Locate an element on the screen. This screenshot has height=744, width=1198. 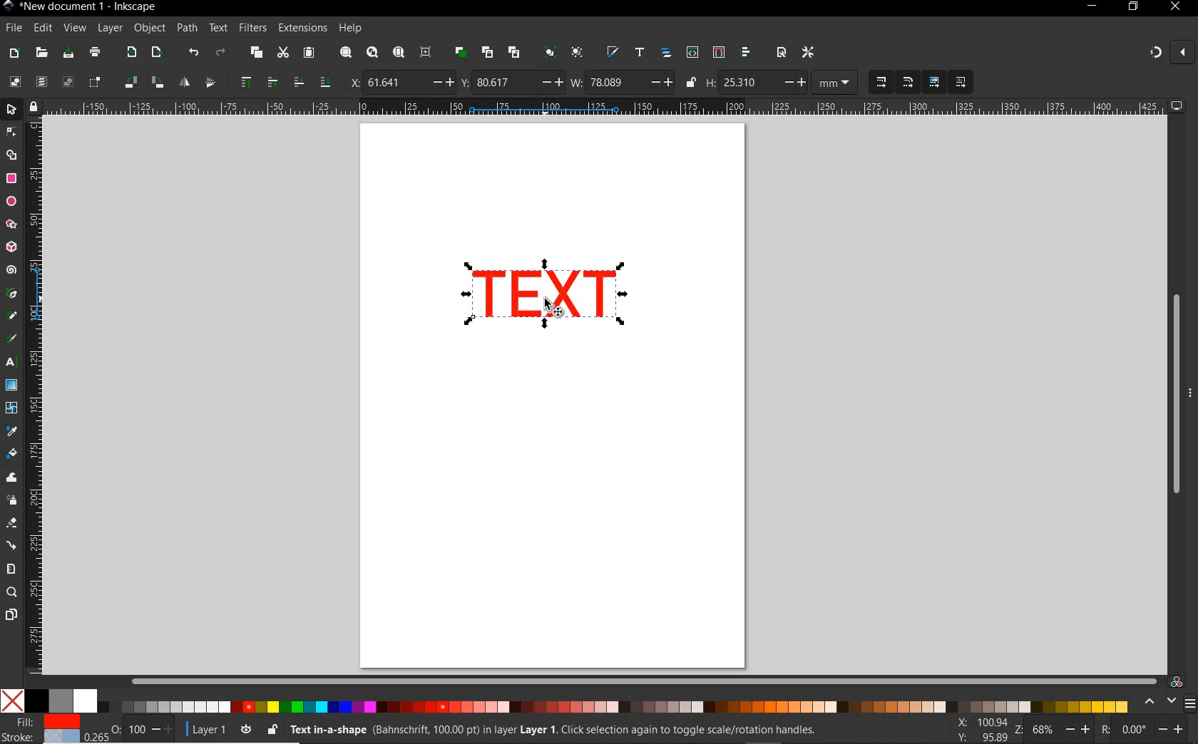
view is located at coordinates (74, 27).